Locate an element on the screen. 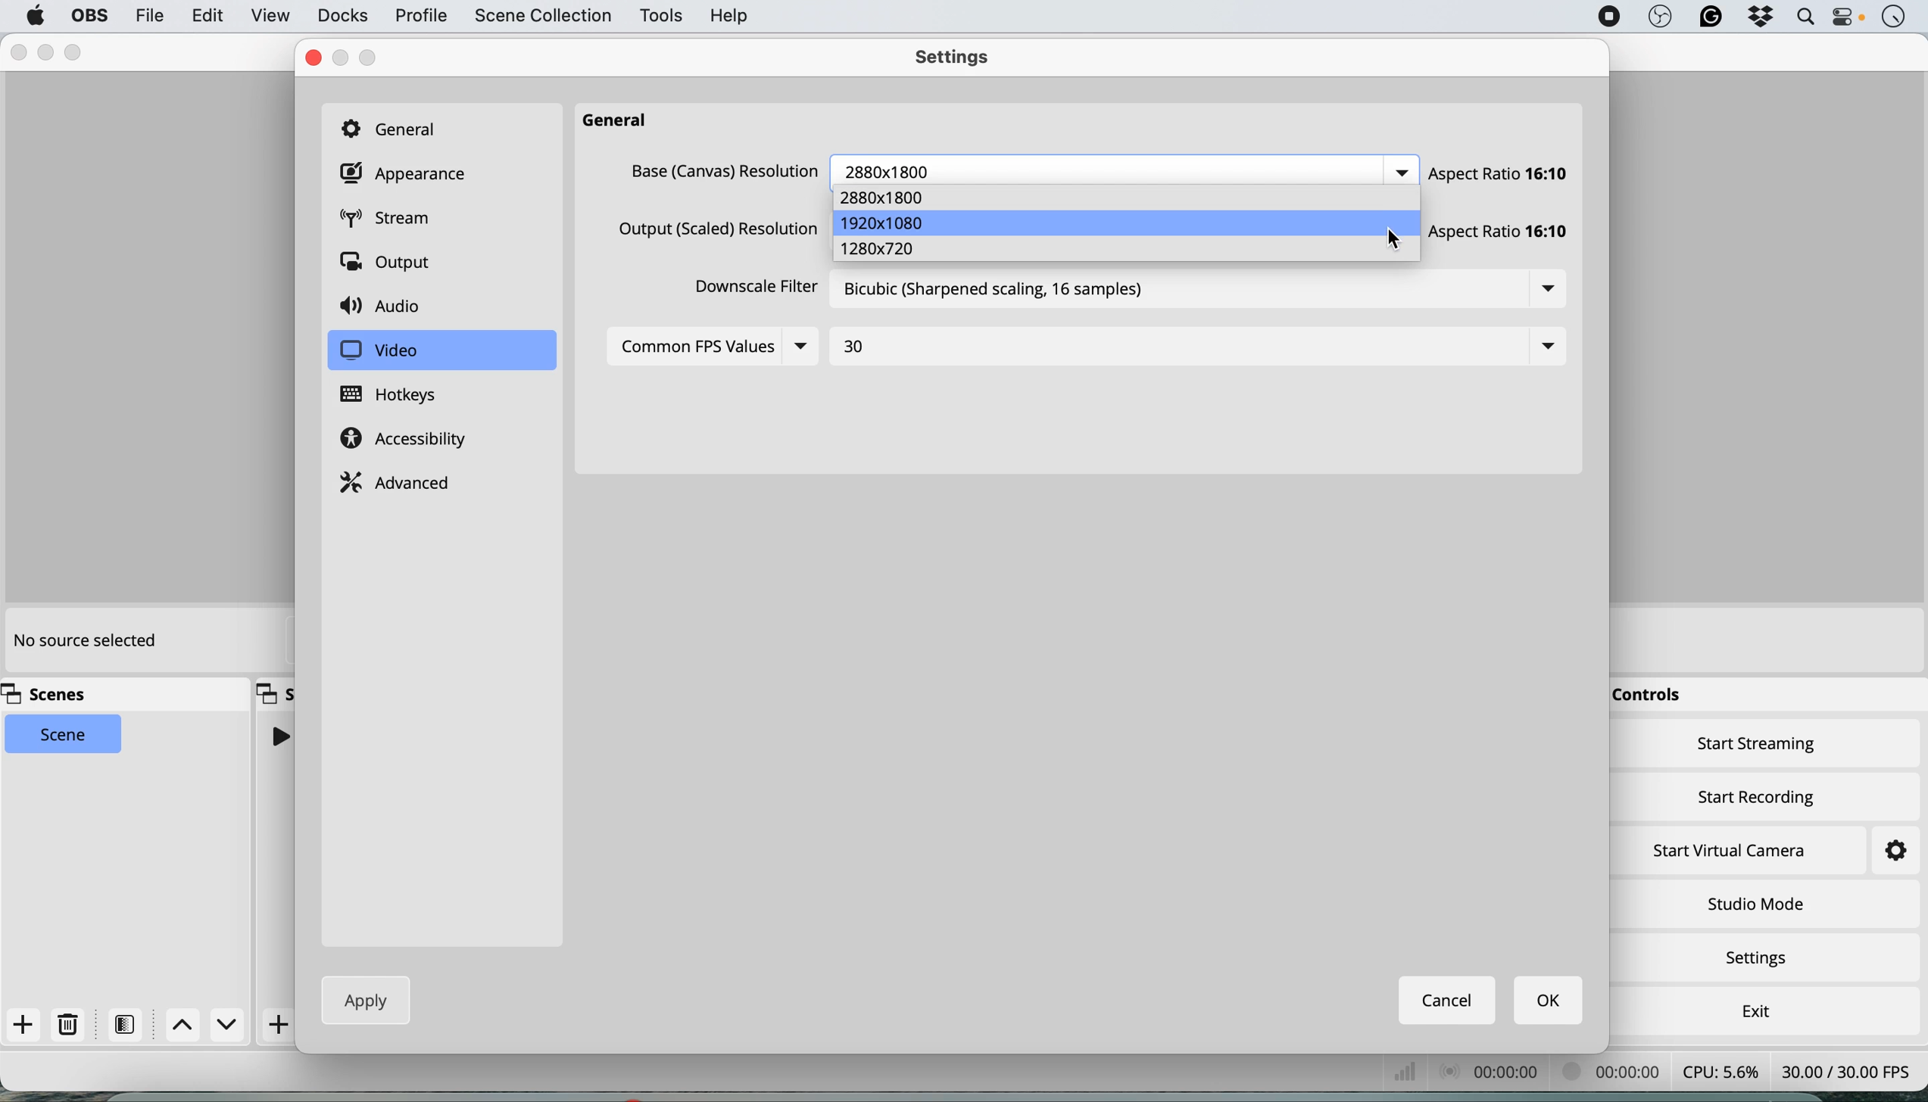  filters is located at coordinates (129, 1024).